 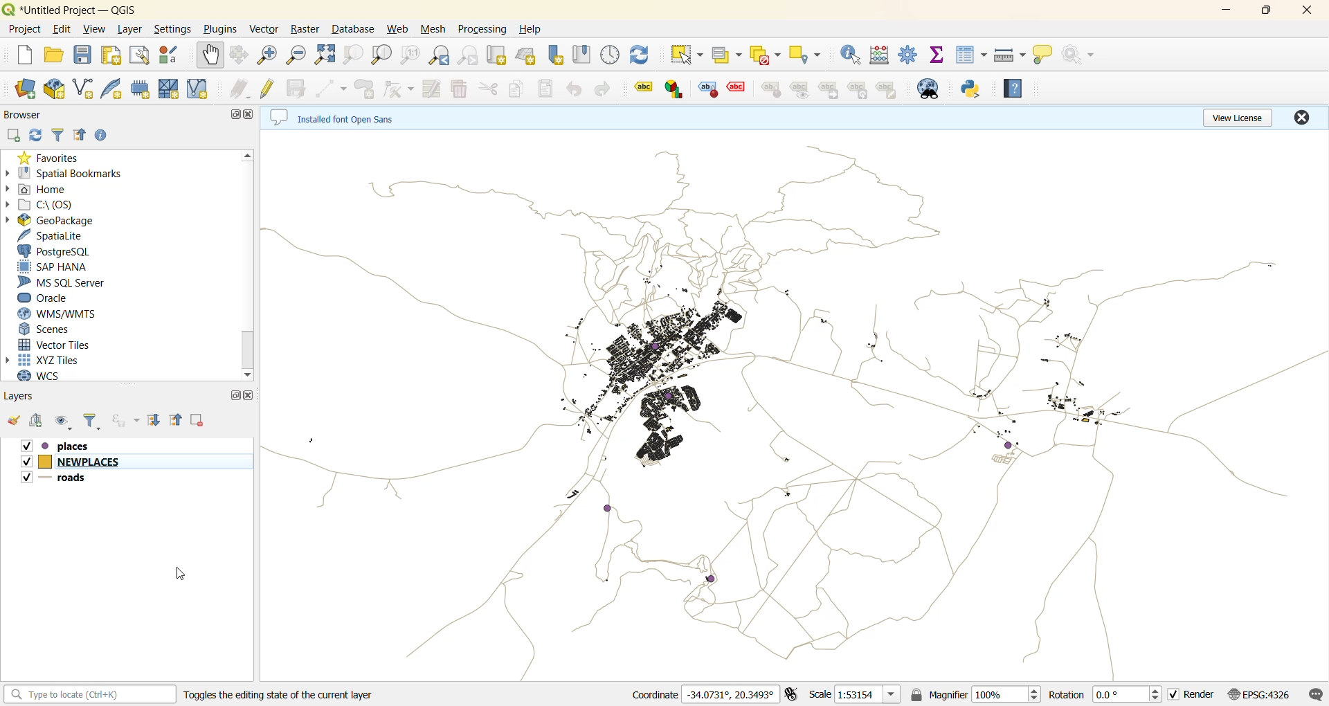 I want to click on close, so click(x=250, y=113).